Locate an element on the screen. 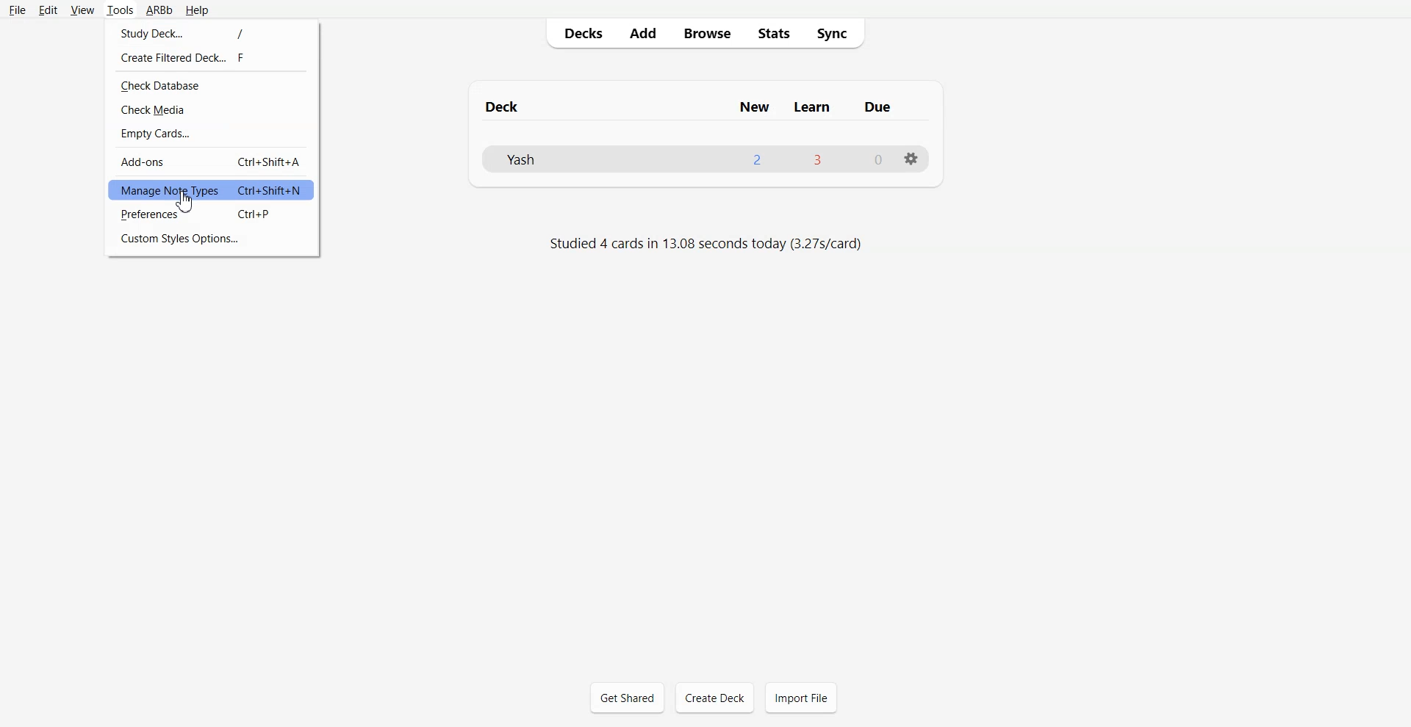 The height and width of the screenshot is (727, 1411). Manage Note Types is located at coordinates (212, 190).